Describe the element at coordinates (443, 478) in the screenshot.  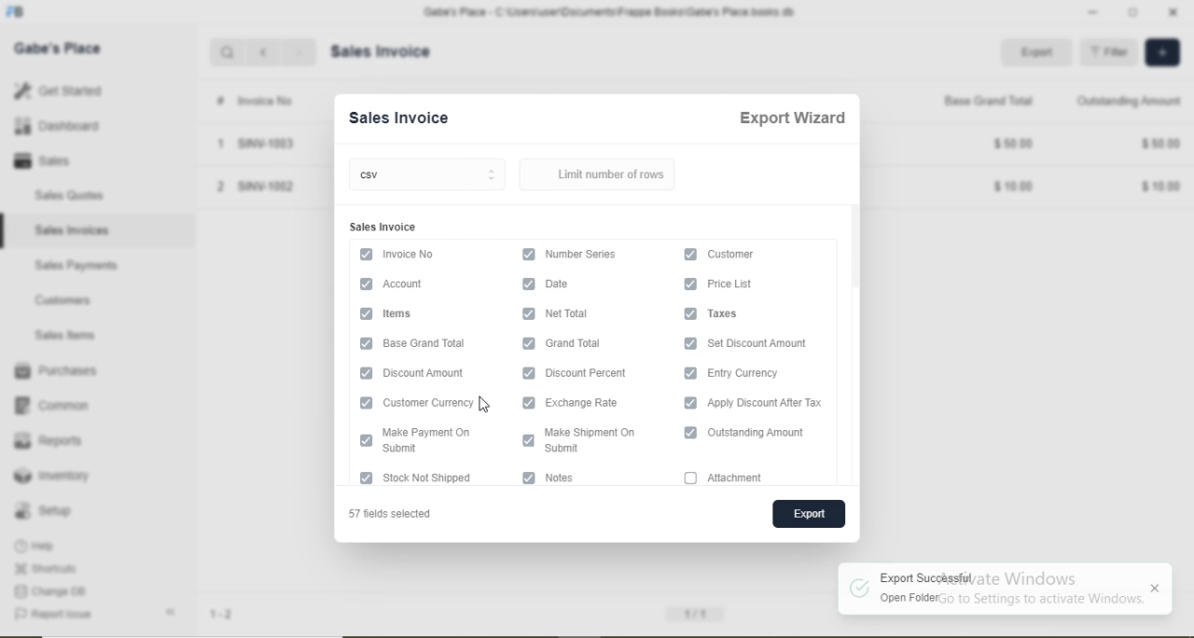
I see `Stock Not Shipped` at that location.